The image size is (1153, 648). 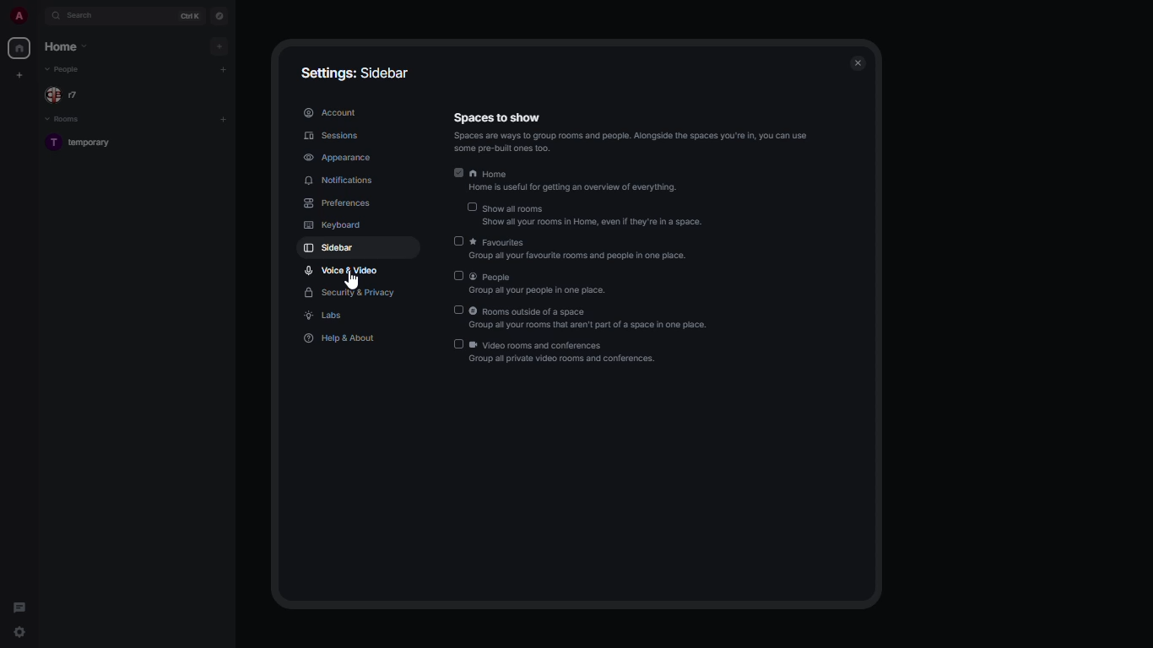 What do you see at coordinates (219, 16) in the screenshot?
I see `navigator` at bounding box center [219, 16].